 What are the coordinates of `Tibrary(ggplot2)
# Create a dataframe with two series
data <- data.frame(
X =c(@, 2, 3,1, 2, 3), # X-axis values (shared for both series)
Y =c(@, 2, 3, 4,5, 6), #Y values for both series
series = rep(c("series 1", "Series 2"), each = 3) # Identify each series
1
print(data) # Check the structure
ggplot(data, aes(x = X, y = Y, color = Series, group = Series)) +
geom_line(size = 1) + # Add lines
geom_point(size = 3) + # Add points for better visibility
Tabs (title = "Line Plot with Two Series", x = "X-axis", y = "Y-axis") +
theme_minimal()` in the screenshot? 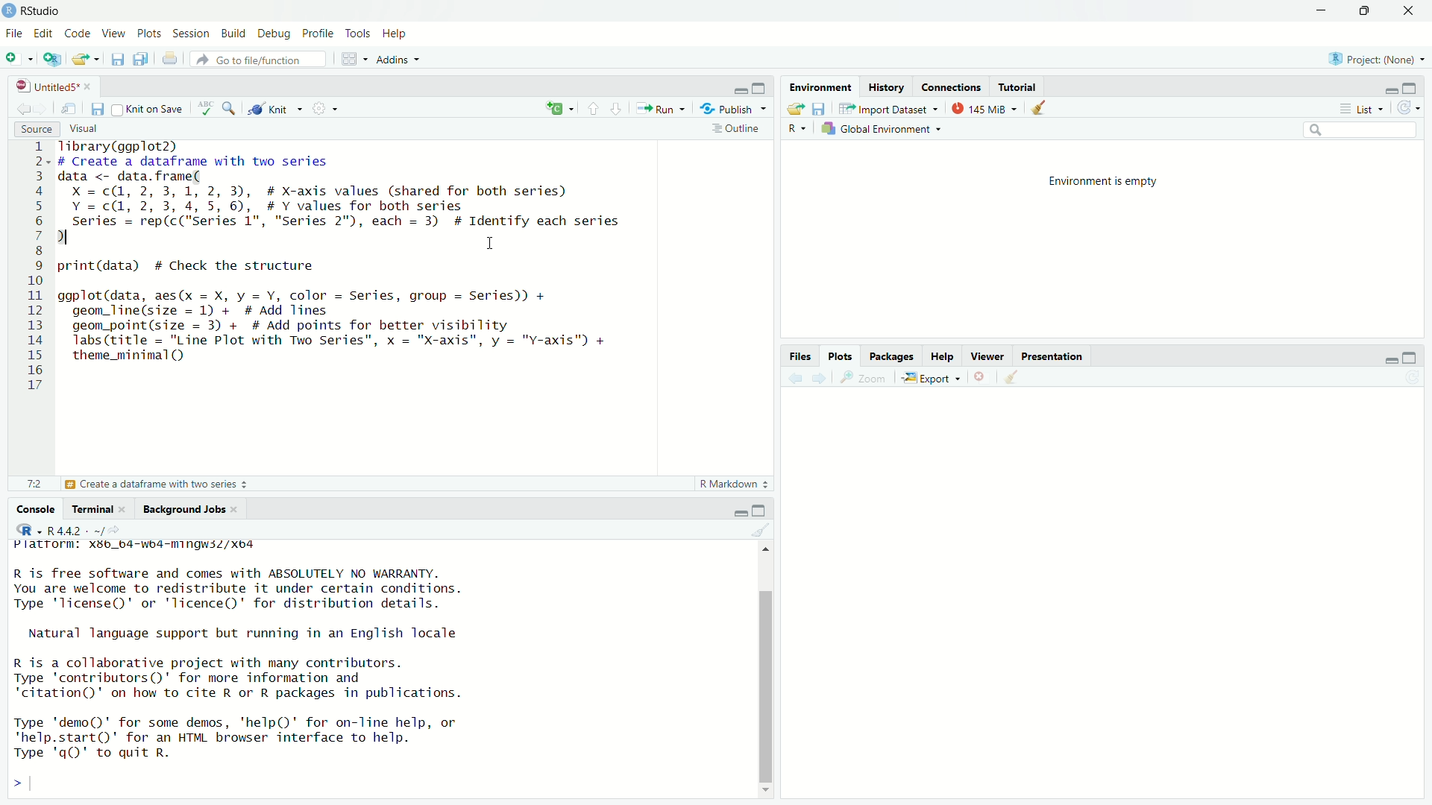 It's located at (361, 267).